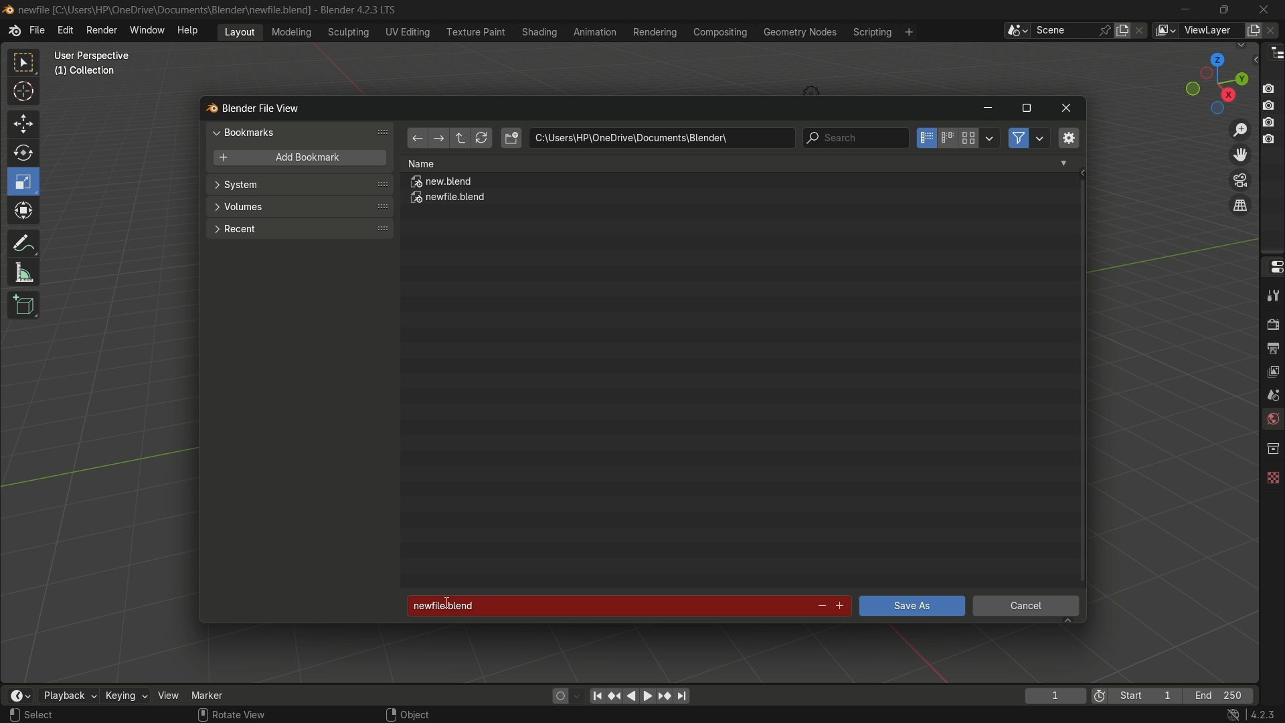 This screenshot has width=1285, height=723. I want to click on Name, so click(738, 163).